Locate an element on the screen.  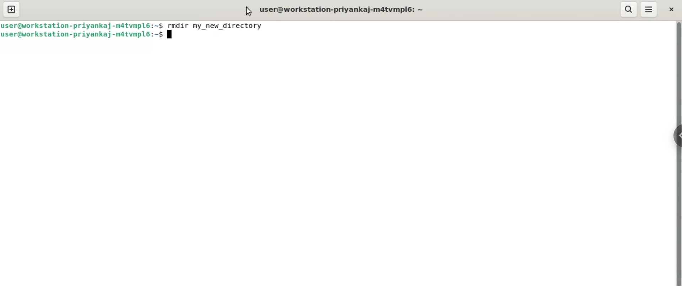
cursor is located at coordinates (246, 11).